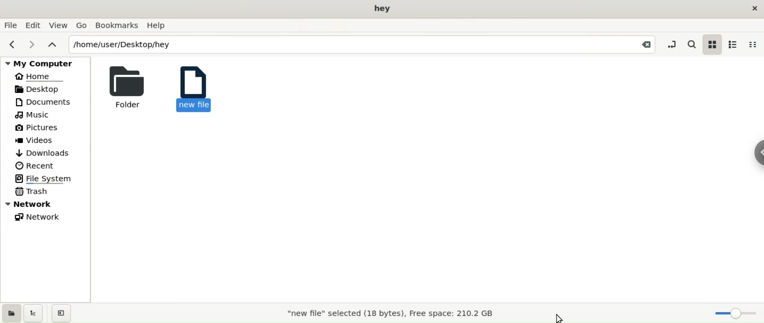 The image size is (764, 323). What do you see at coordinates (37, 128) in the screenshot?
I see `Pictures` at bounding box center [37, 128].